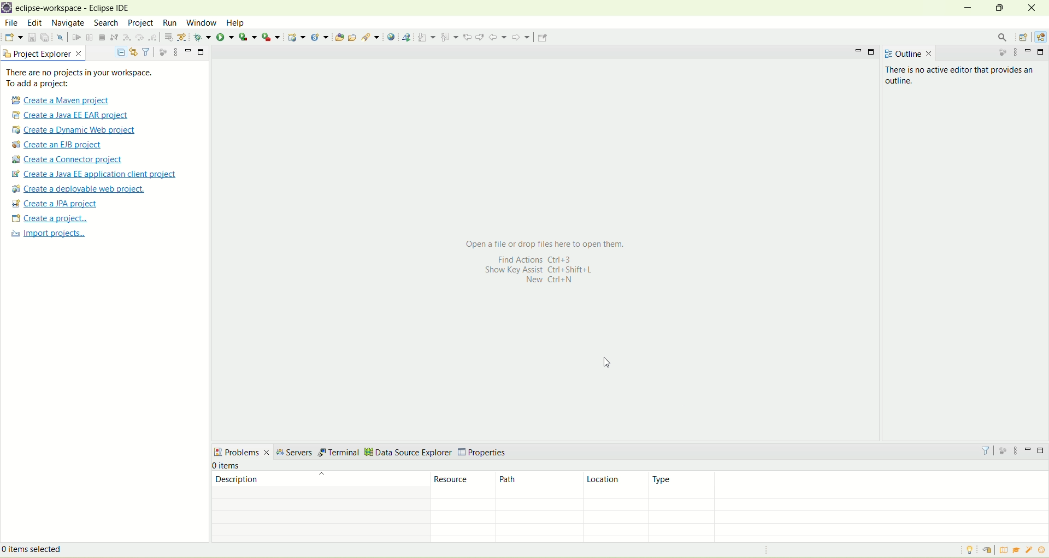 Image resolution: width=1049 pixels, height=558 pixels. What do you see at coordinates (87, 37) in the screenshot?
I see `open a terminal` at bounding box center [87, 37].